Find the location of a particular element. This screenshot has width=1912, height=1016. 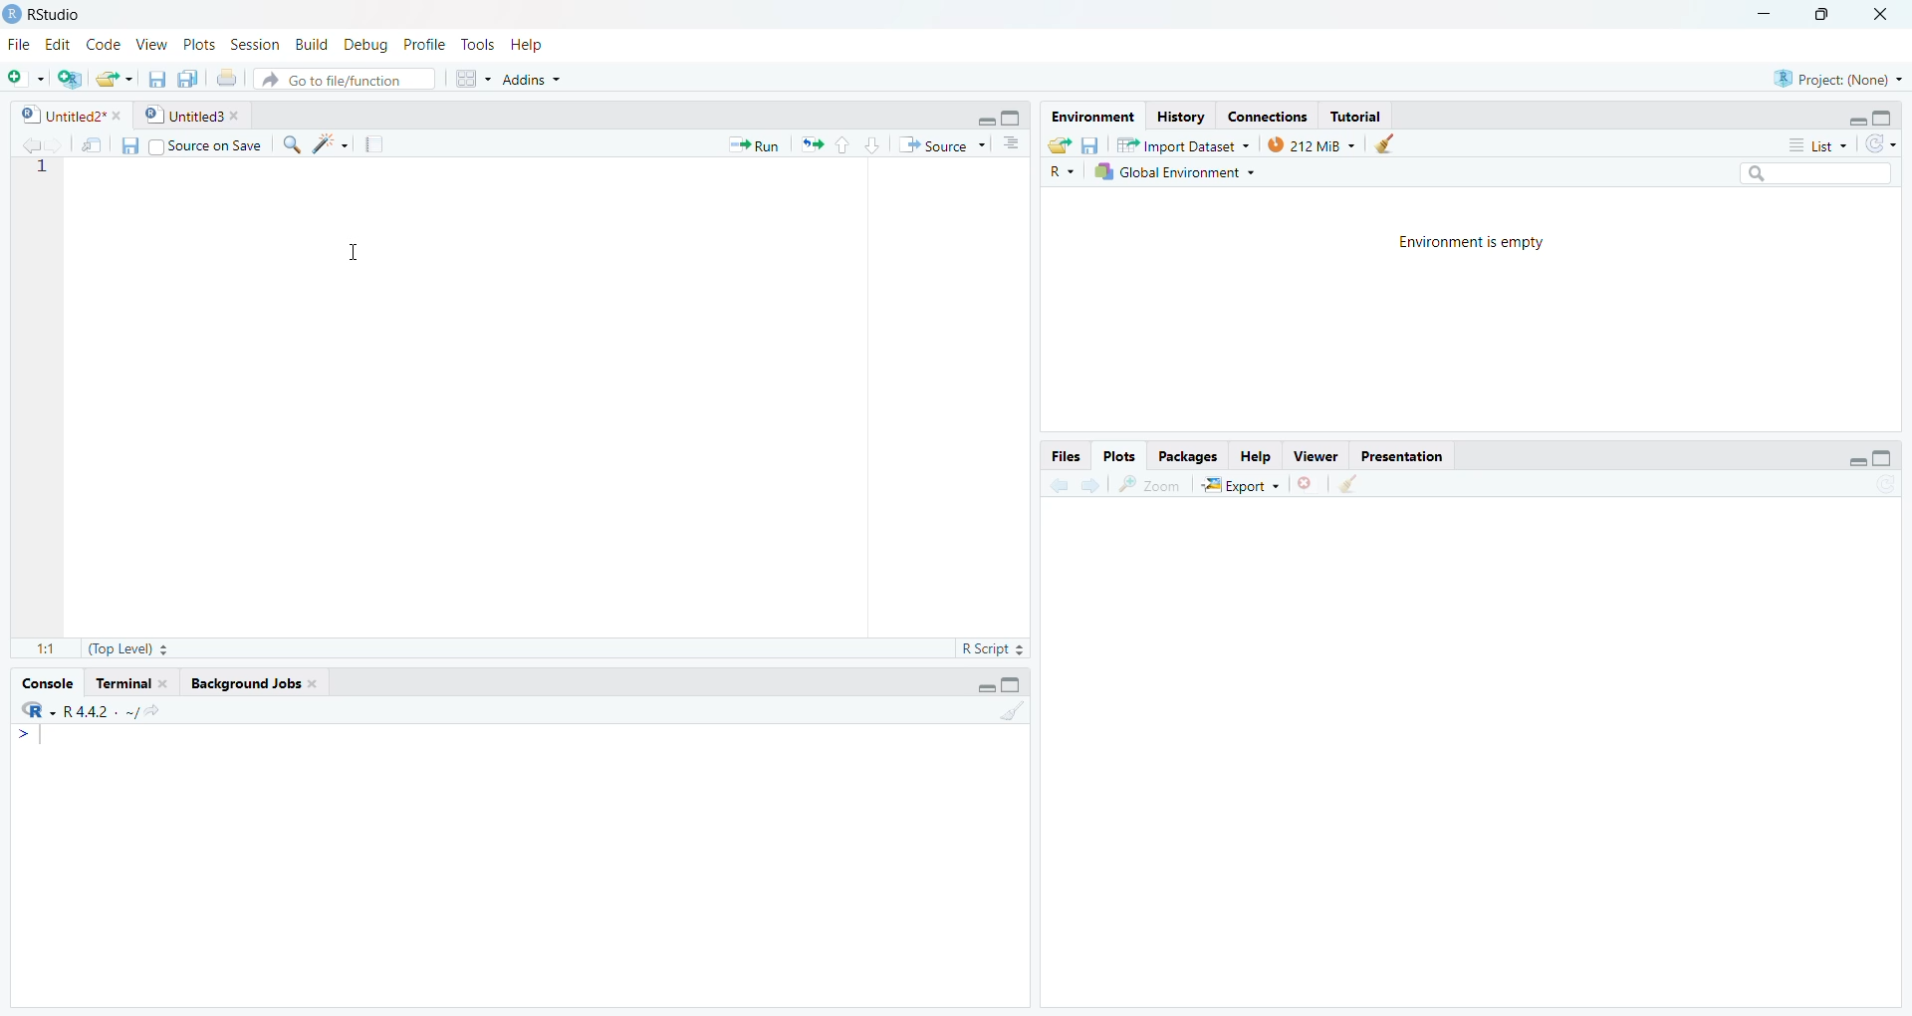

close is located at coordinates (1312, 482).